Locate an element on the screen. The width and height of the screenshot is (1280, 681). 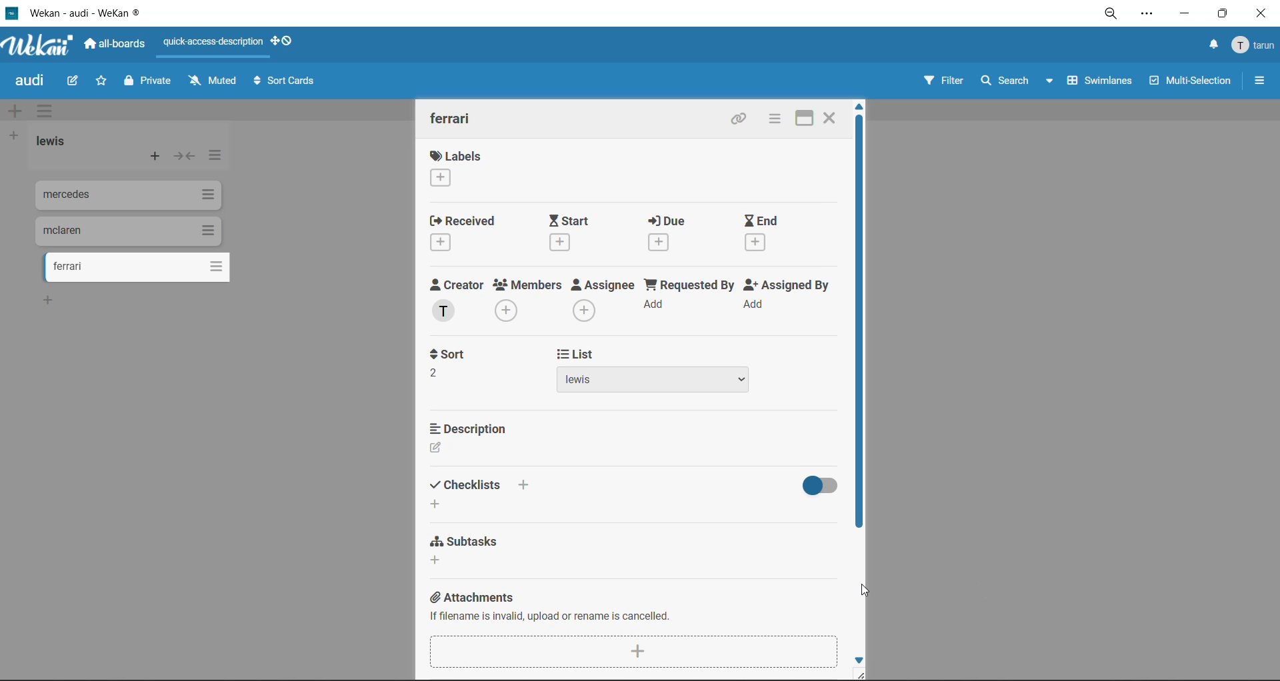
list is located at coordinates (652, 370).